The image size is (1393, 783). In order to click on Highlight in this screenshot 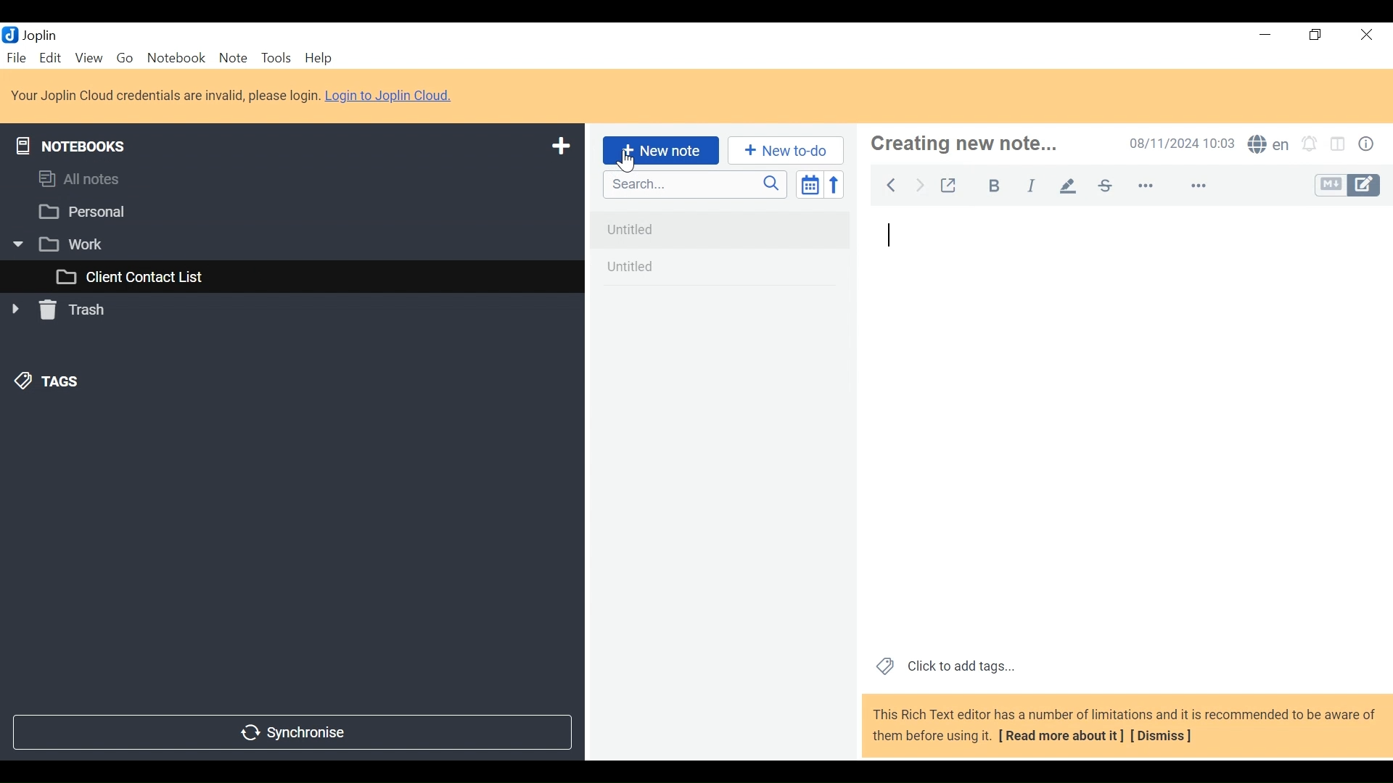, I will do `click(1069, 187)`.